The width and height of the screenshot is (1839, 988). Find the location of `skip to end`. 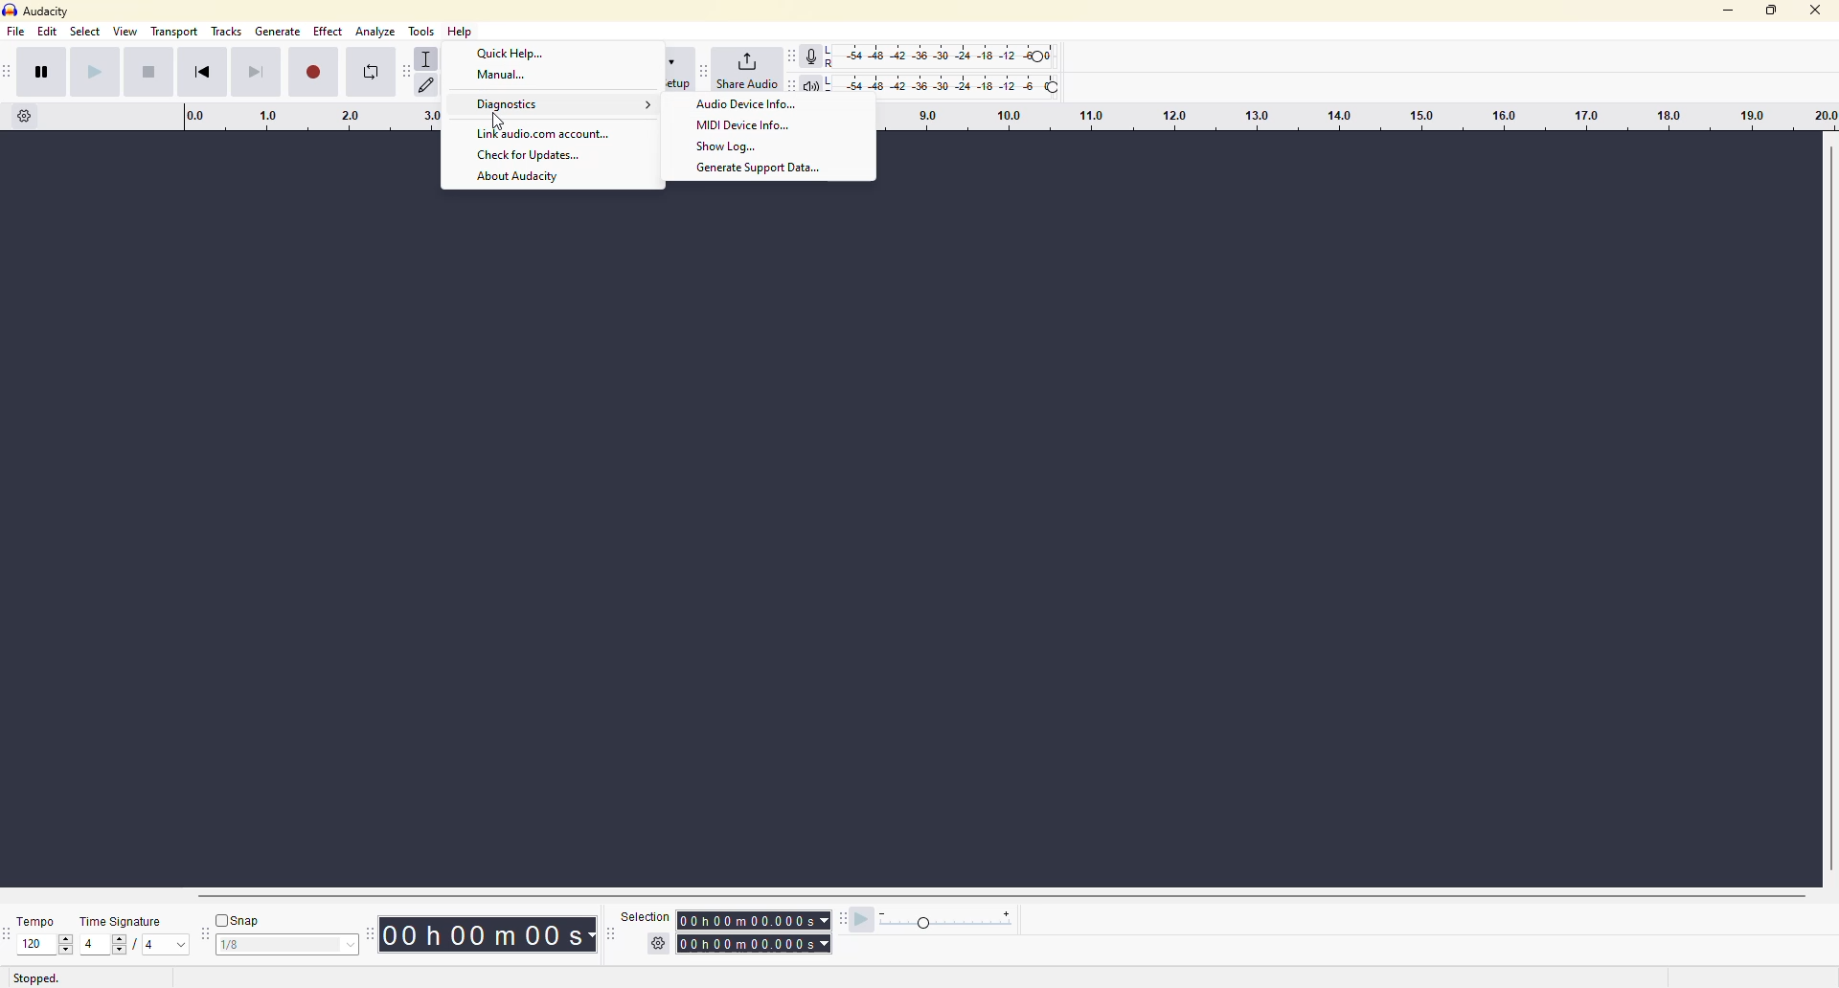

skip to end is located at coordinates (256, 71).